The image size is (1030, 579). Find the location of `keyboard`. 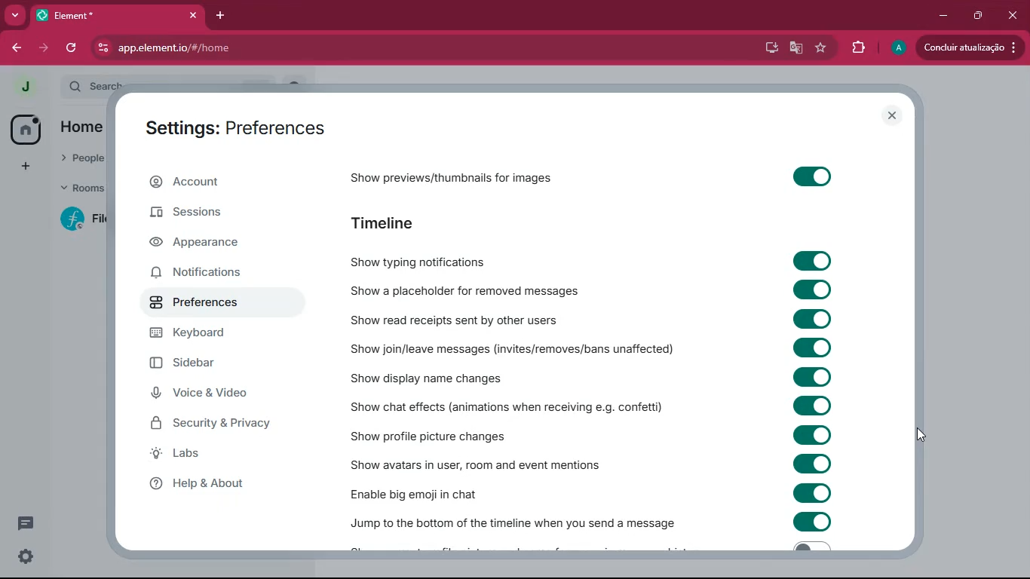

keyboard is located at coordinates (209, 335).